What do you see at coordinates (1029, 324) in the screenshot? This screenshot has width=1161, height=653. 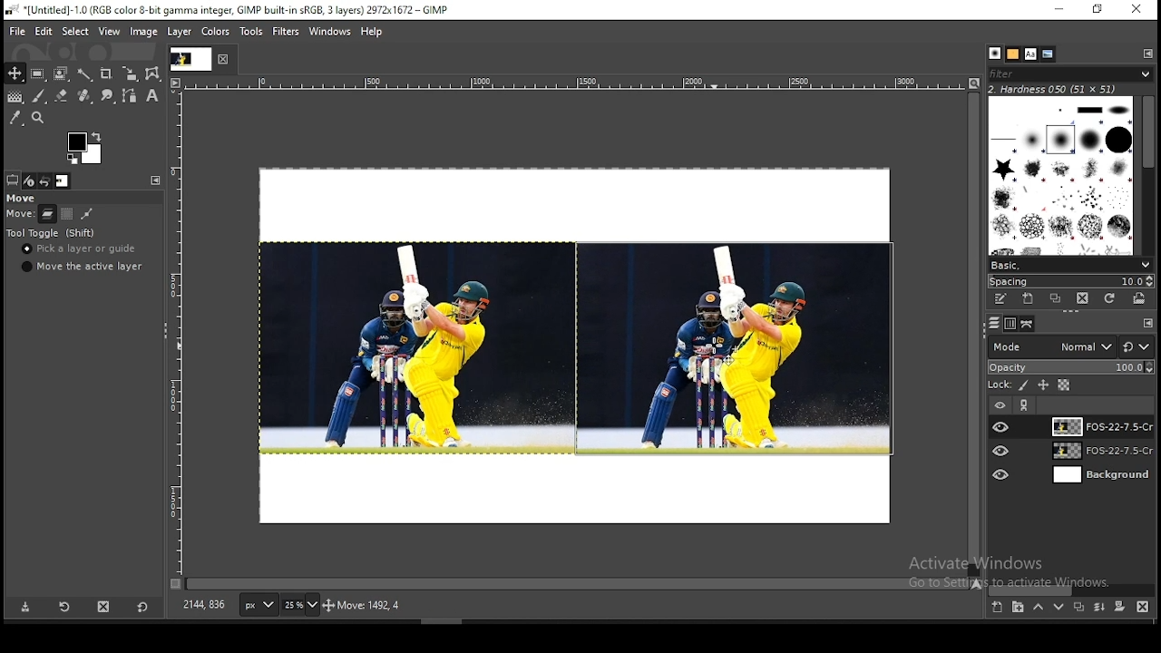 I see `paths` at bounding box center [1029, 324].